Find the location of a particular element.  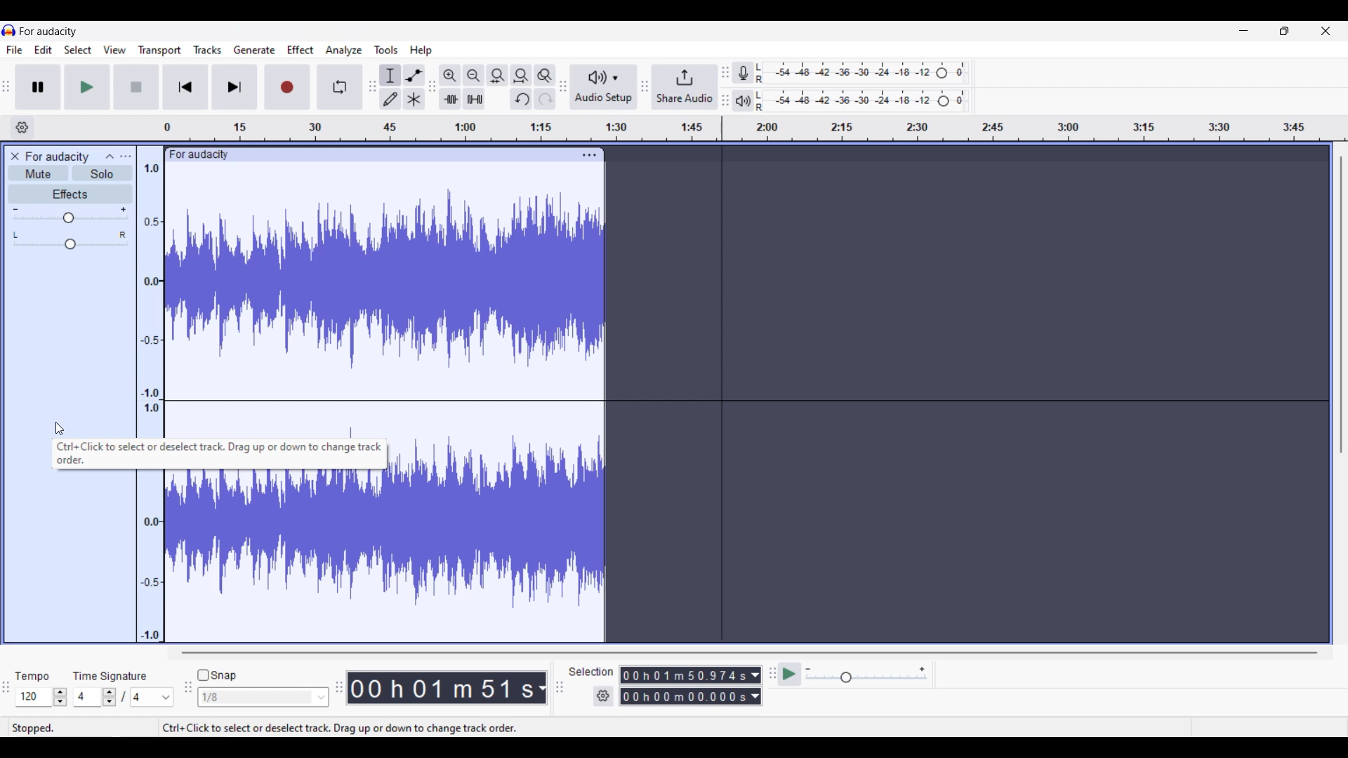

Skip/Select to start is located at coordinates (185, 86).